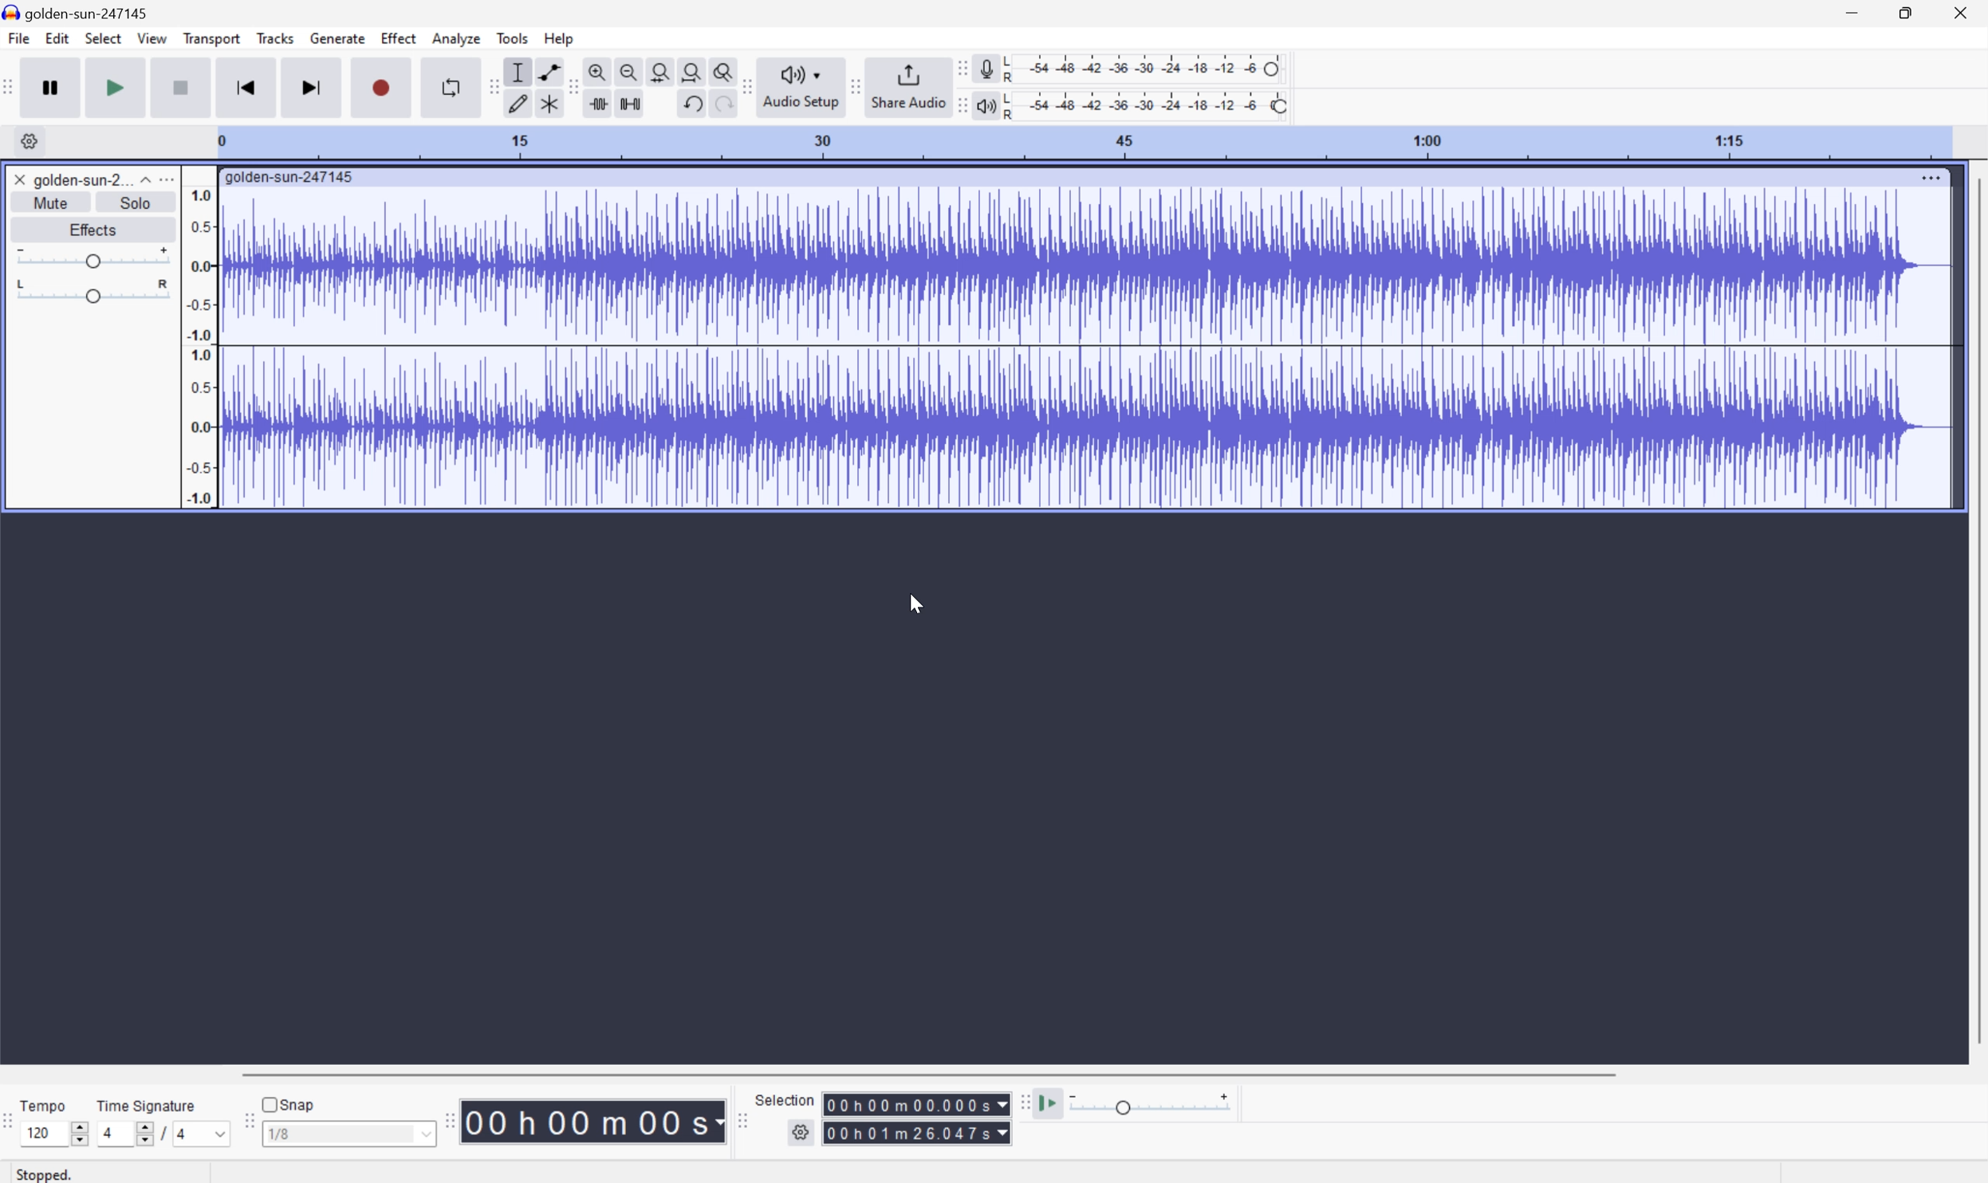 This screenshot has height=1183, width=1988. What do you see at coordinates (518, 106) in the screenshot?
I see `Draw tool` at bounding box center [518, 106].